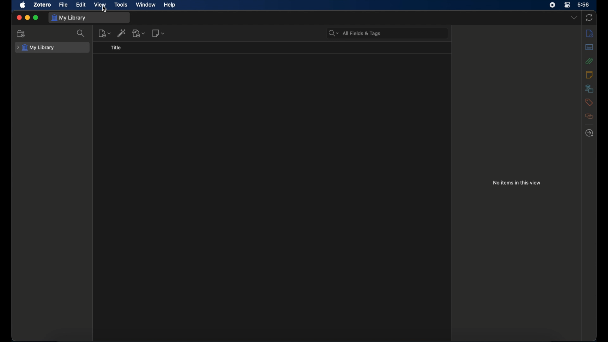 This screenshot has width=608, height=342. I want to click on dropdown, so click(574, 18).